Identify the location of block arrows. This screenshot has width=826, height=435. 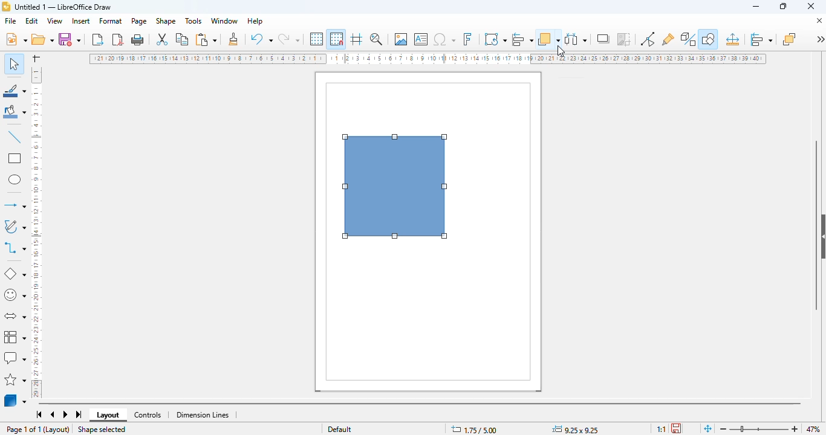
(15, 317).